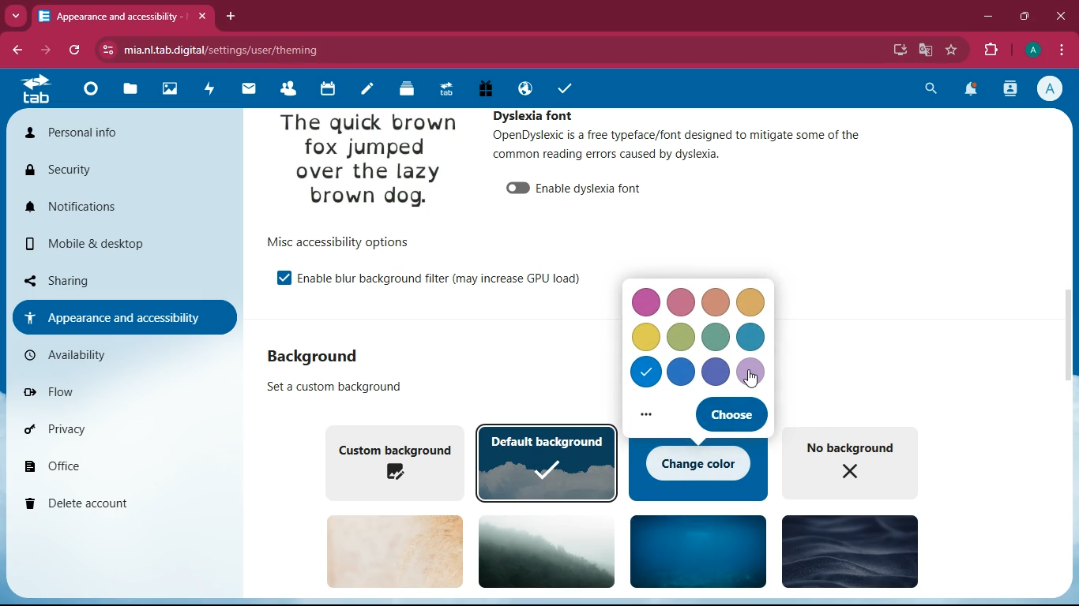 The width and height of the screenshot is (1079, 606). I want to click on choose, so click(731, 415).